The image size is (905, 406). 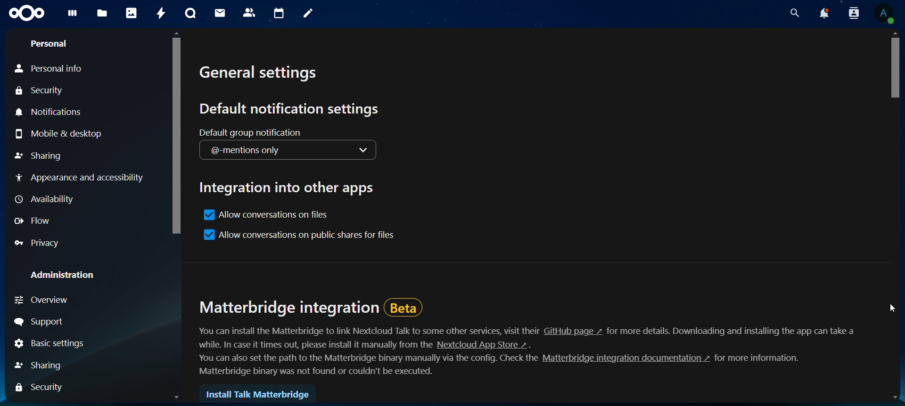 What do you see at coordinates (261, 72) in the screenshot?
I see `general settings` at bounding box center [261, 72].